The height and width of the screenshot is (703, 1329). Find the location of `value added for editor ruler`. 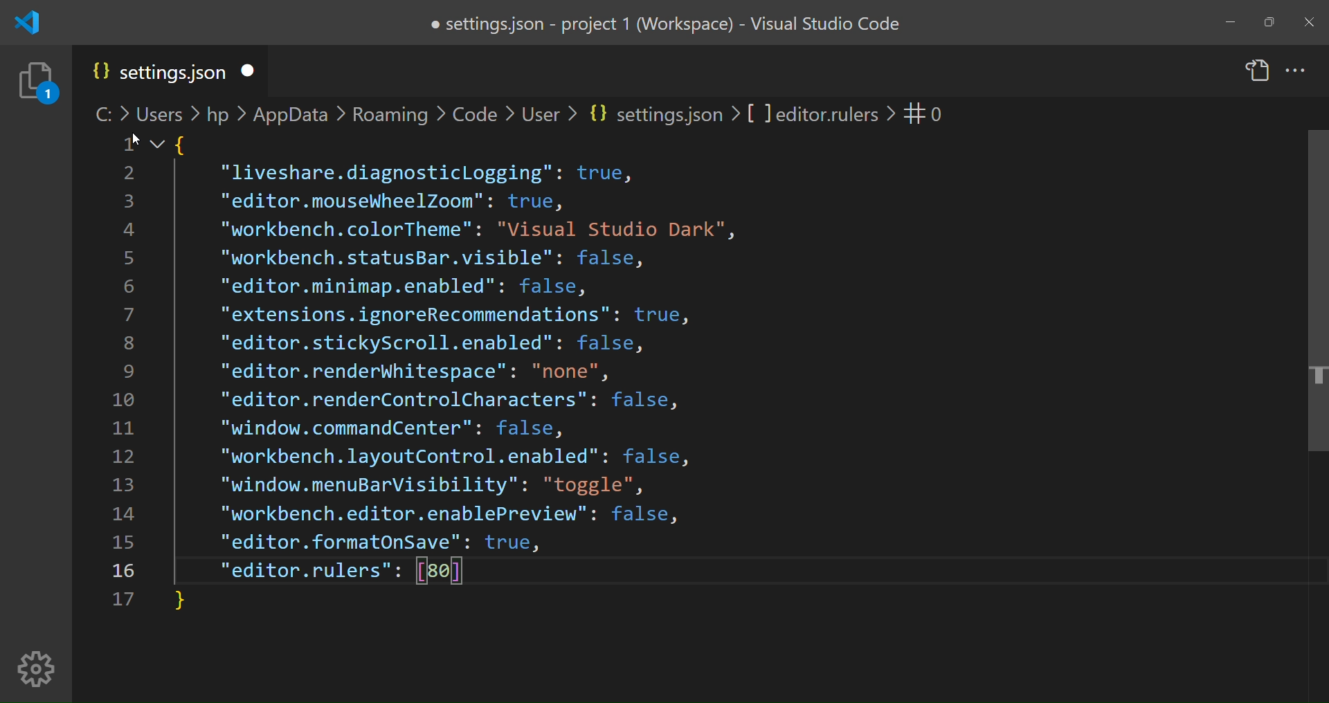

value added for editor ruler is located at coordinates (439, 571).